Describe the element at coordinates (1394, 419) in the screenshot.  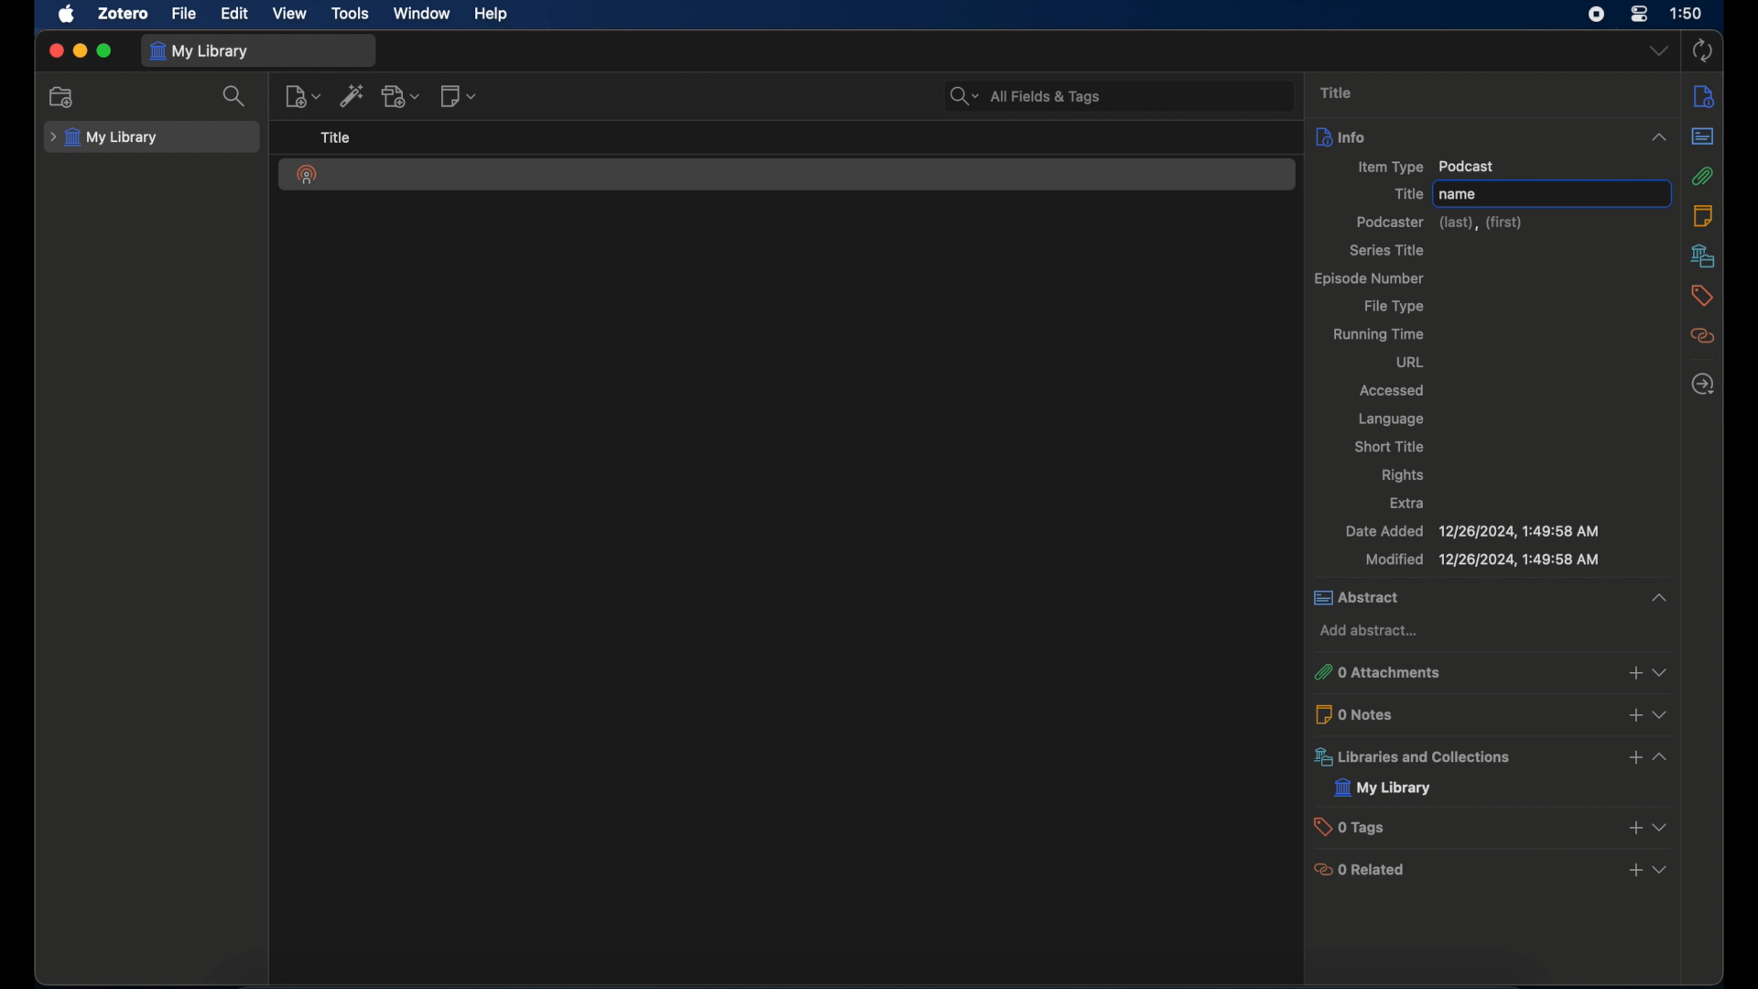
I see `language` at that location.